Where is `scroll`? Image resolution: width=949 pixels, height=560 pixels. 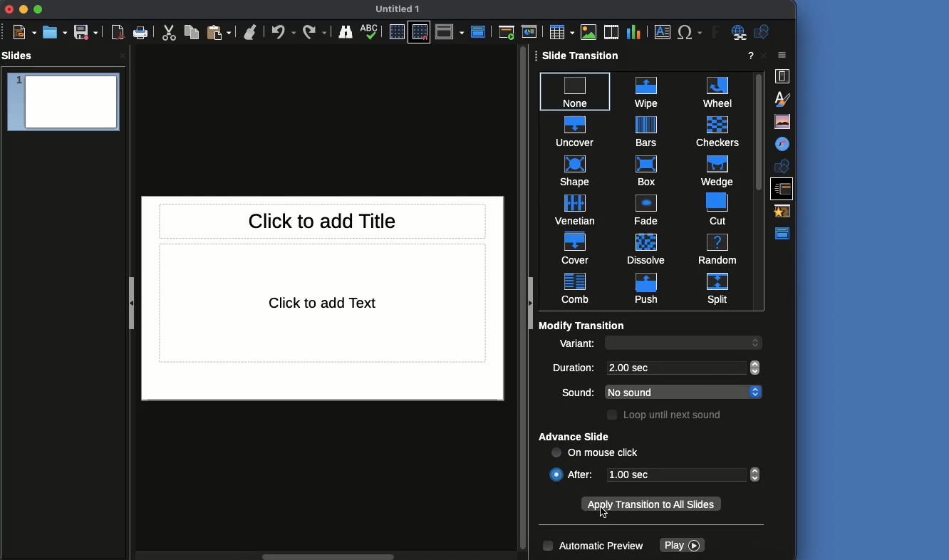 scroll is located at coordinates (522, 301).